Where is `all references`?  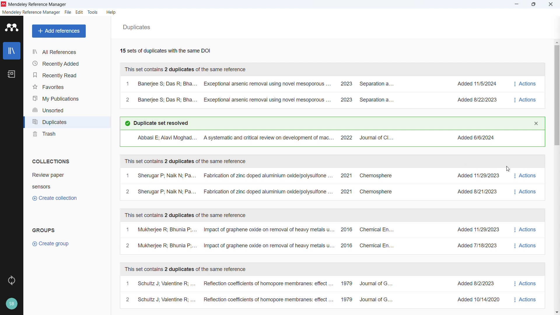
all references is located at coordinates (66, 52).